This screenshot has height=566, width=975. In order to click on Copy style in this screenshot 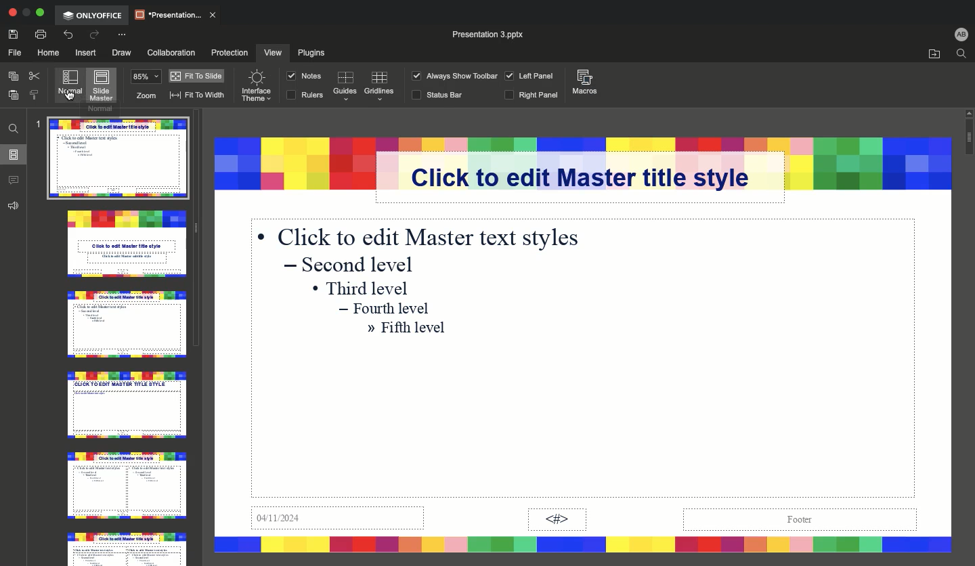, I will do `click(34, 96)`.